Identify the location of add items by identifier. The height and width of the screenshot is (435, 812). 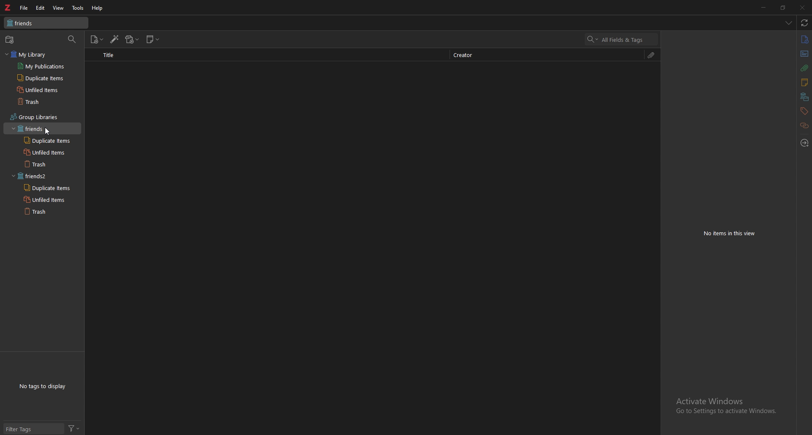
(115, 40).